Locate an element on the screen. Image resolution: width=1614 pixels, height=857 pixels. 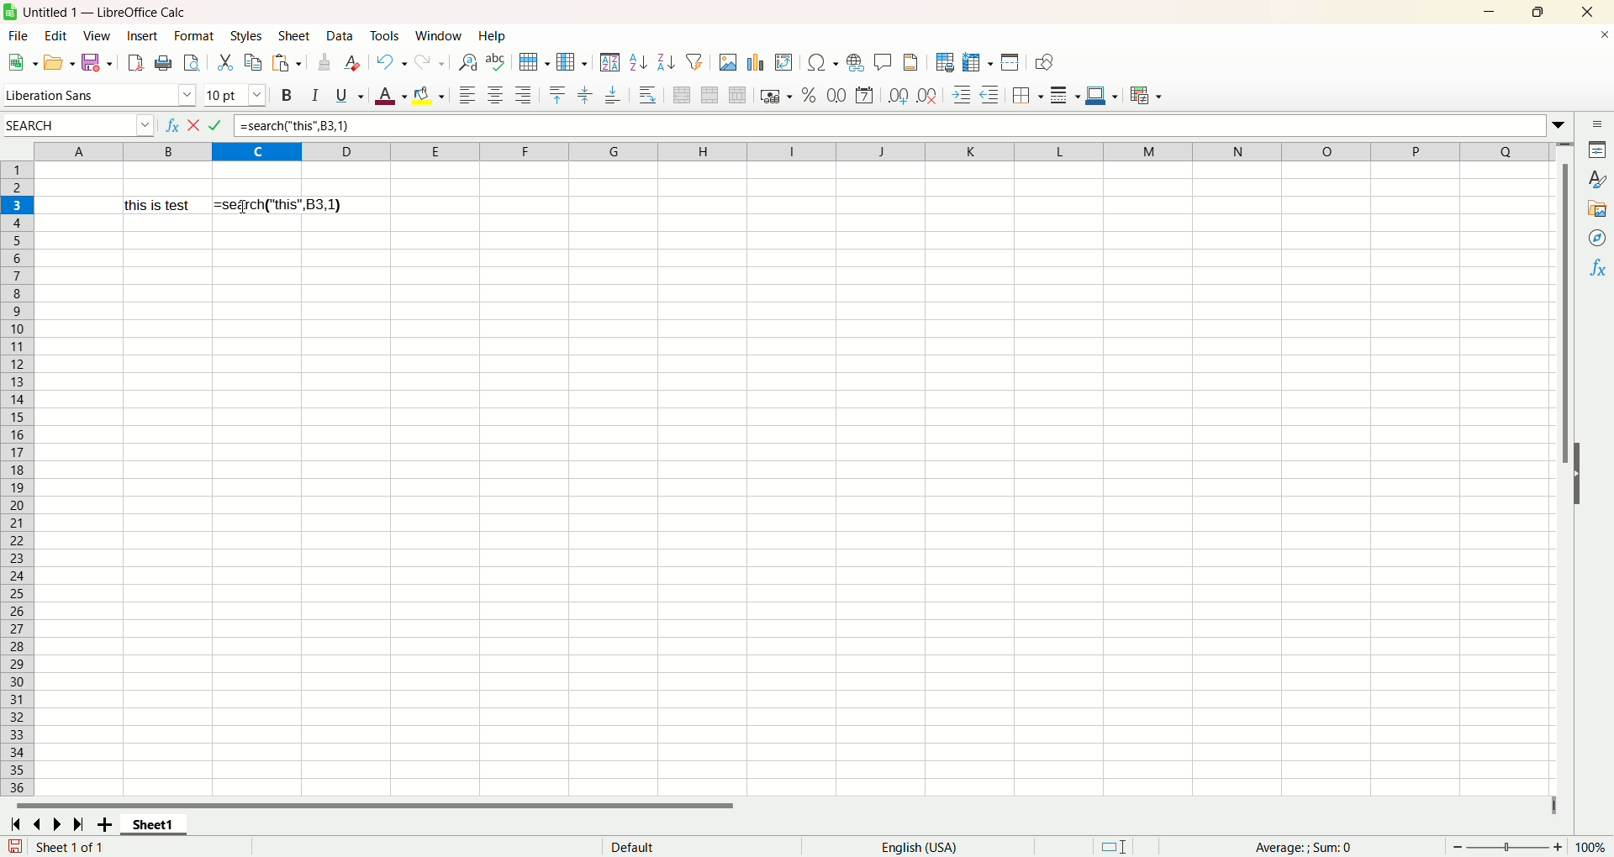
insert is located at coordinates (143, 35).